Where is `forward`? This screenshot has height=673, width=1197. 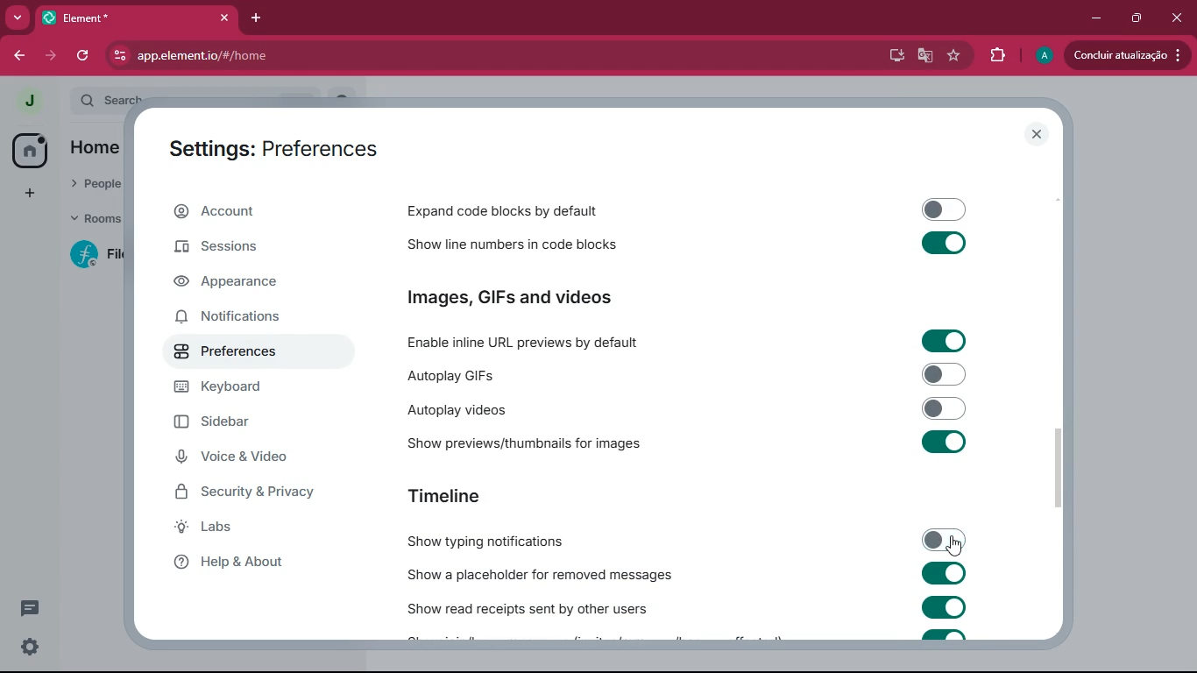
forward is located at coordinates (53, 57).